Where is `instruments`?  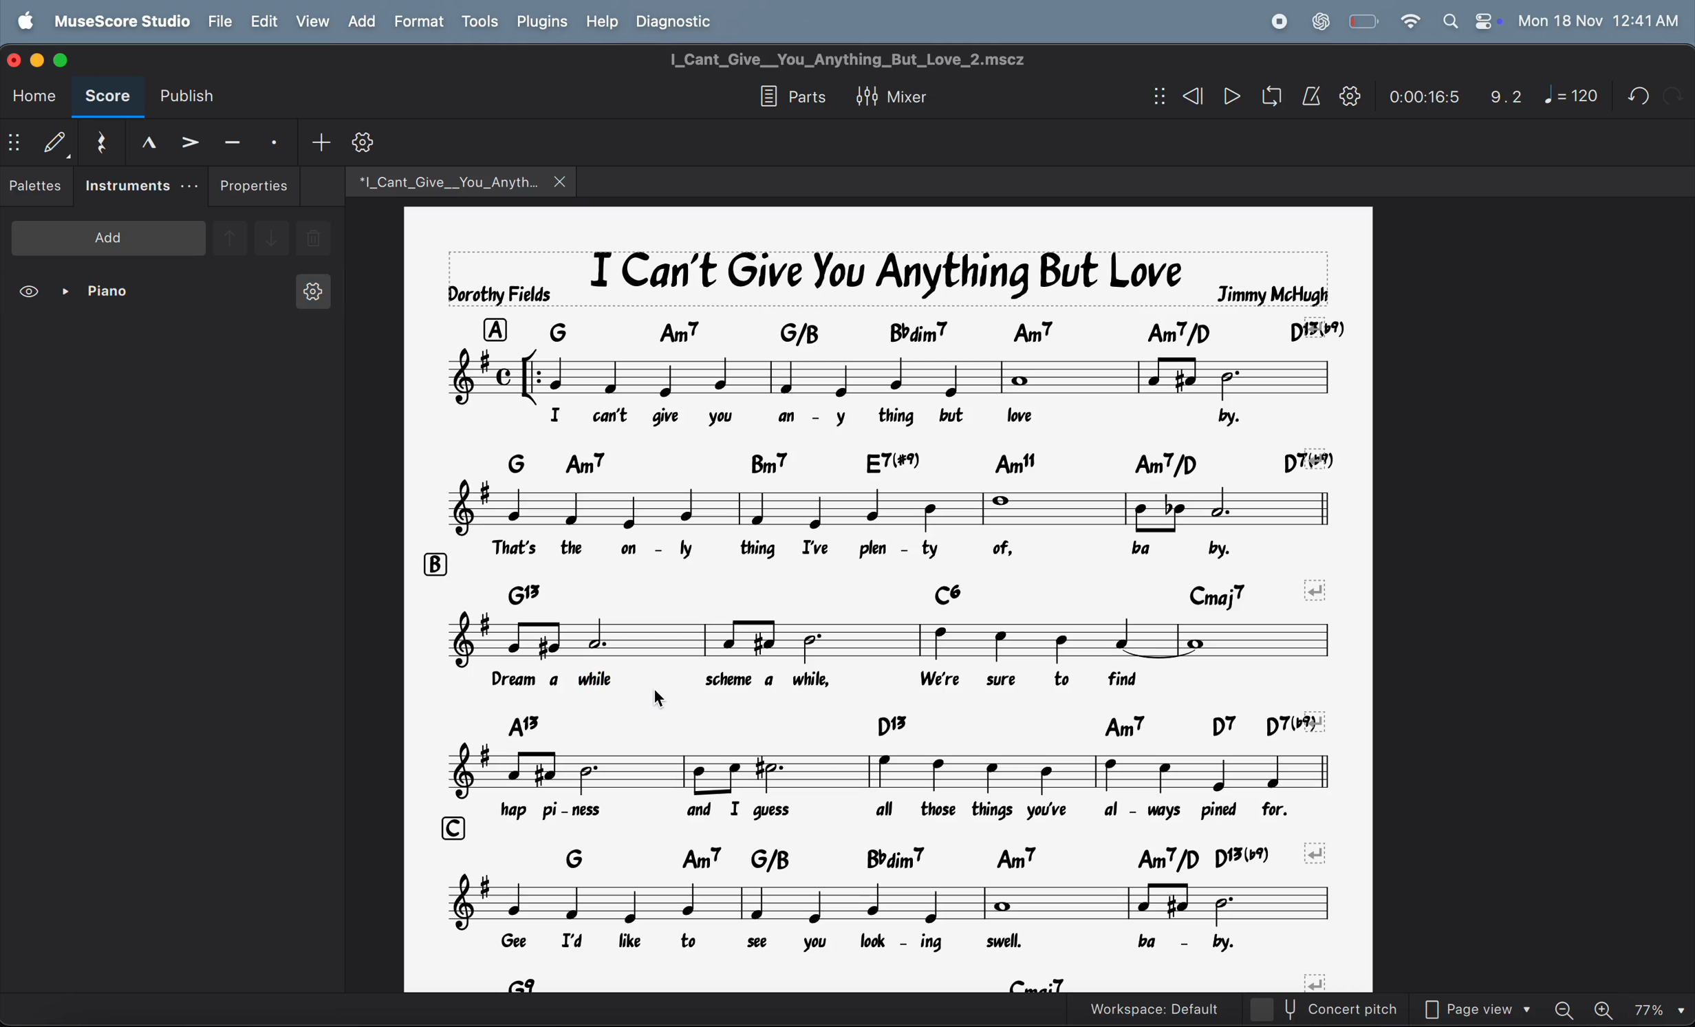
instruments is located at coordinates (137, 186).